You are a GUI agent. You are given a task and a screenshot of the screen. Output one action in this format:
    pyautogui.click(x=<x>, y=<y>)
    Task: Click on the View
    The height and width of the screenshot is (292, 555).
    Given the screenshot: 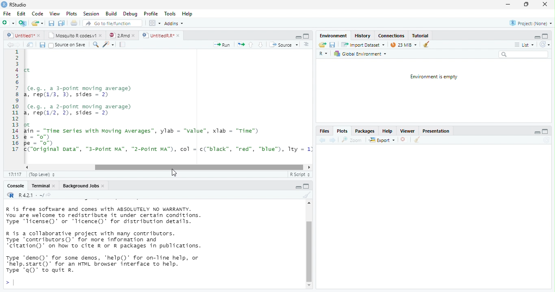 What is the action you would take?
    pyautogui.click(x=54, y=13)
    